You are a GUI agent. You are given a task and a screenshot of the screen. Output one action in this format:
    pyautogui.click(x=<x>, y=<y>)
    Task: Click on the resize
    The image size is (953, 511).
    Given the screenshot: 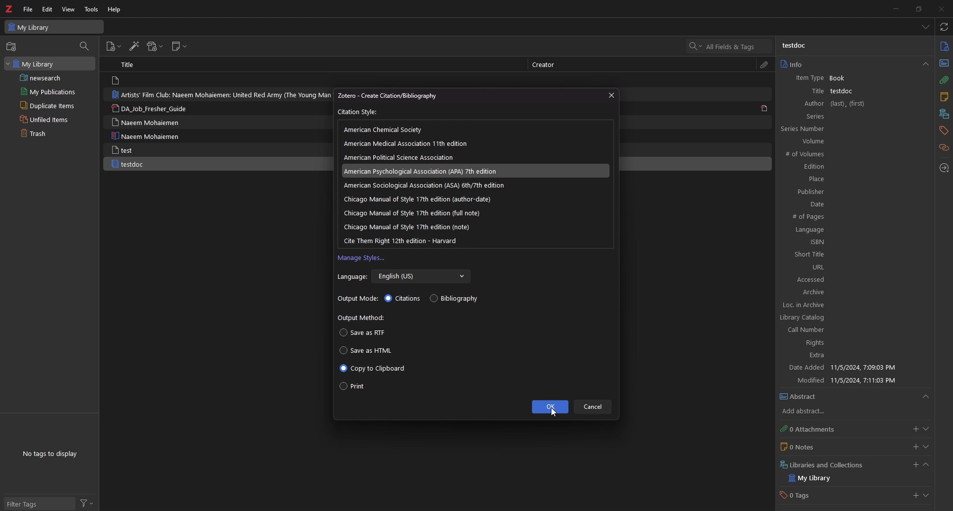 What is the action you would take?
    pyautogui.click(x=918, y=8)
    